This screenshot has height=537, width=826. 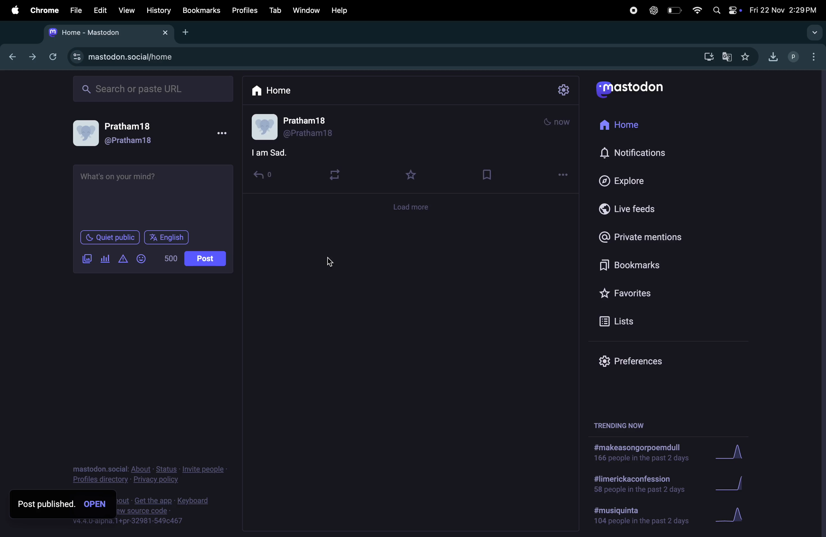 What do you see at coordinates (31, 57) in the screenshot?
I see `next tab` at bounding box center [31, 57].